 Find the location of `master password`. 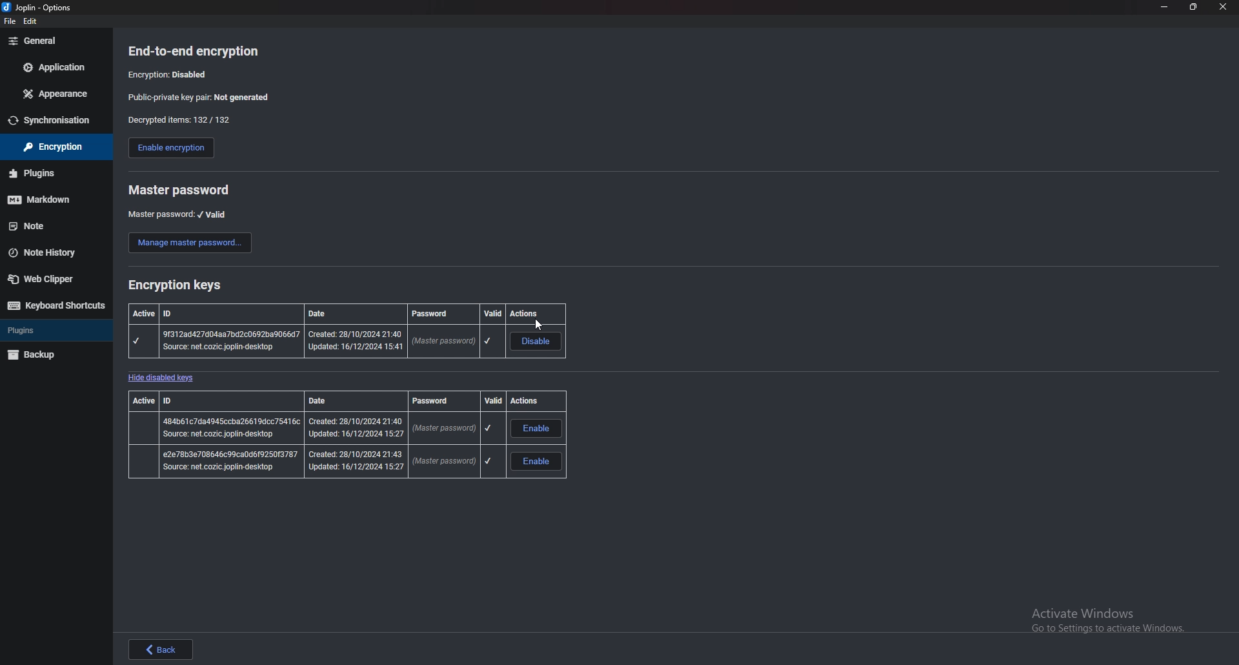

master password is located at coordinates (314, 426).